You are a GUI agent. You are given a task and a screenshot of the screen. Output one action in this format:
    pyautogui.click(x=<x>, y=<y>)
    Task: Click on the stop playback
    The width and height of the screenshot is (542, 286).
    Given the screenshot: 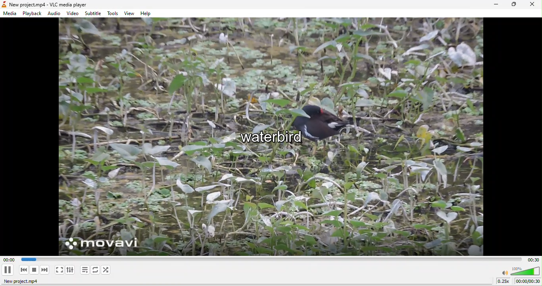 What is the action you would take?
    pyautogui.click(x=35, y=270)
    